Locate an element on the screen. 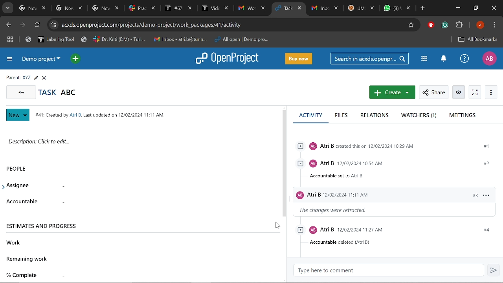 The height and width of the screenshot is (283, 503). Task name is located at coordinates (57, 92).